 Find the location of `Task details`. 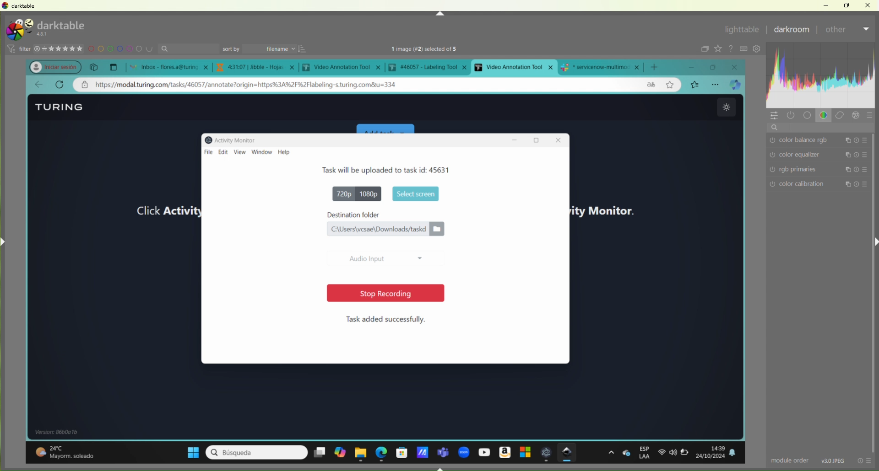

Task details is located at coordinates (360, 170).